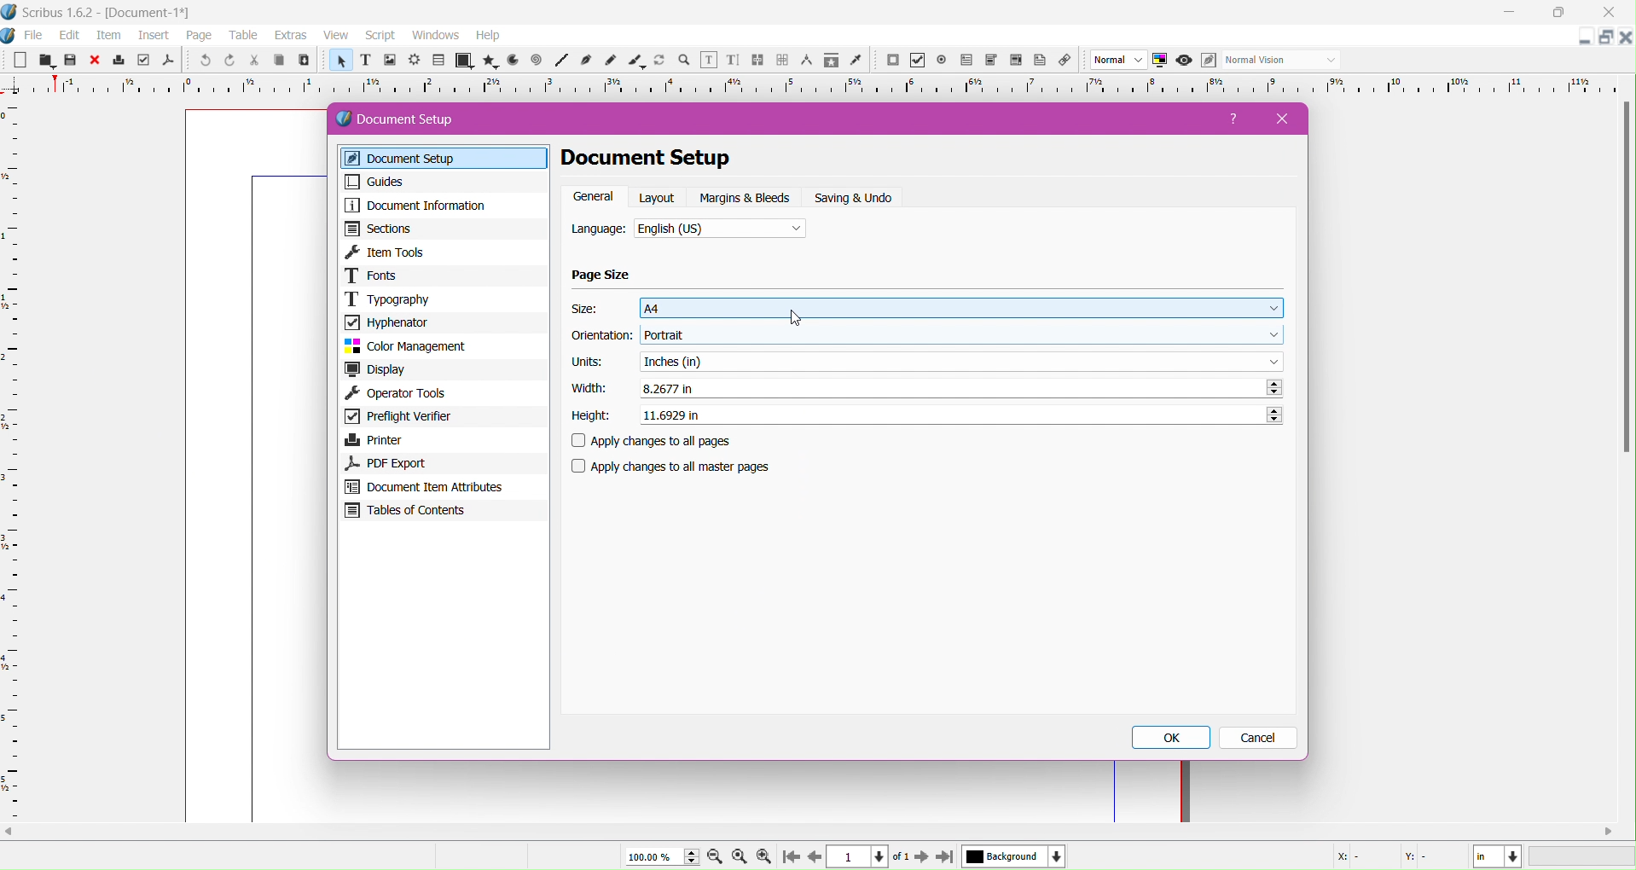  What do you see at coordinates (200, 37) in the screenshot?
I see `page menu` at bounding box center [200, 37].